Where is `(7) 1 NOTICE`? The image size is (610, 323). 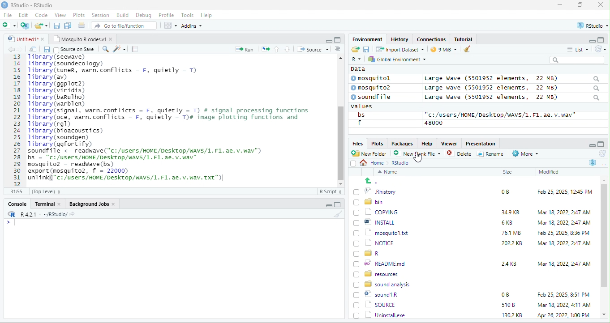
(7) 1 NOTICE is located at coordinates (373, 243).